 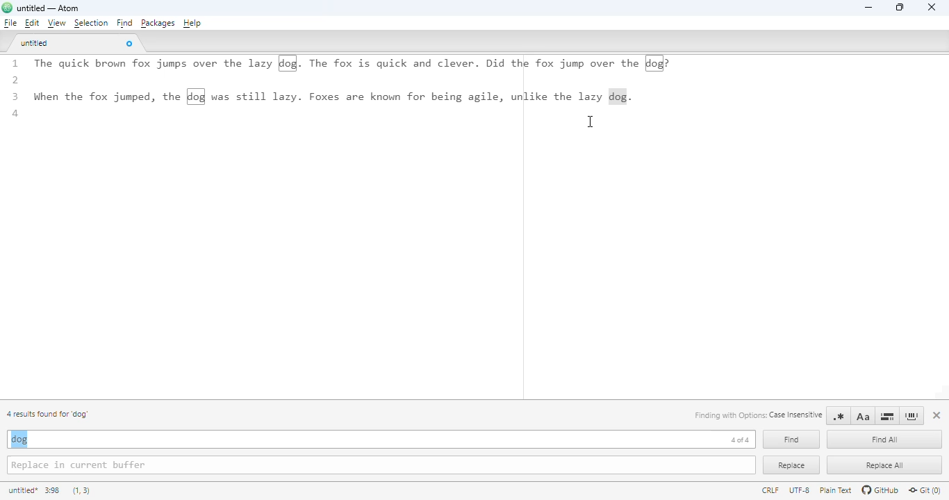 I want to click on whole word, so click(x=912, y=416).